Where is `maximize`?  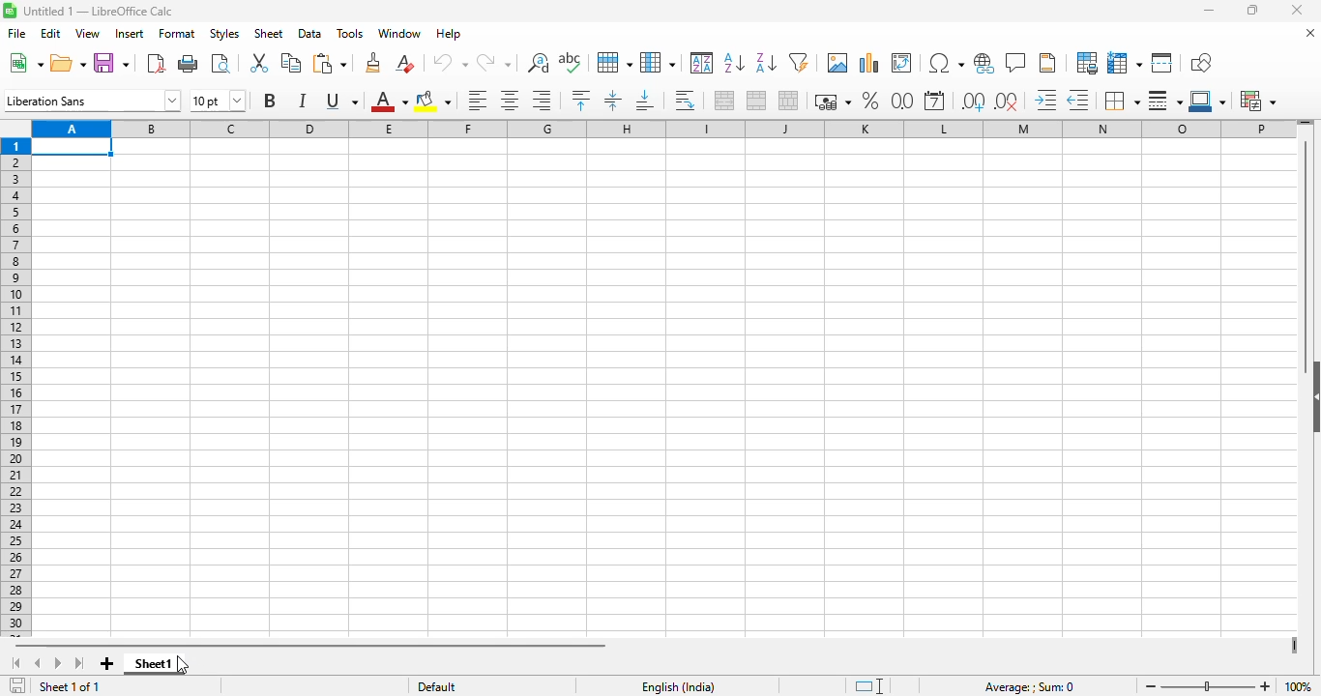
maximize is located at coordinates (1251, 10).